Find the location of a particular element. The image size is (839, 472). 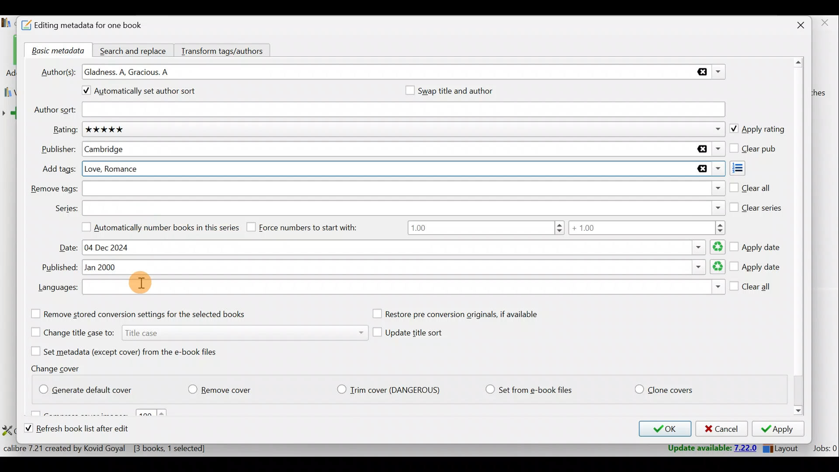

Apply date is located at coordinates (756, 267).